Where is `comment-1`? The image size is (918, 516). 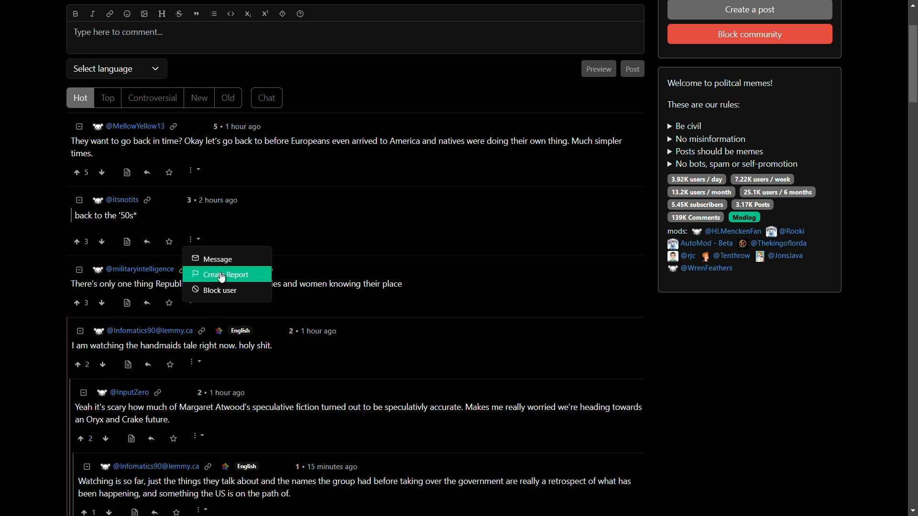 comment-1 is located at coordinates (351, 149).